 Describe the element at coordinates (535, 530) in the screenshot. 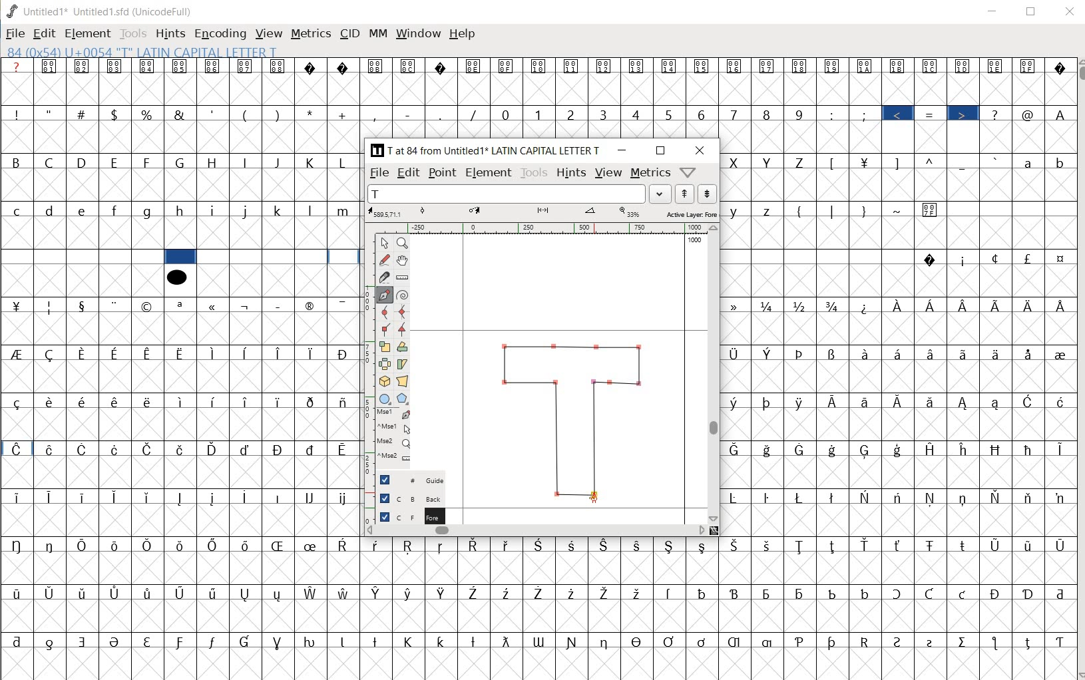

I see `srollbar` at that location.